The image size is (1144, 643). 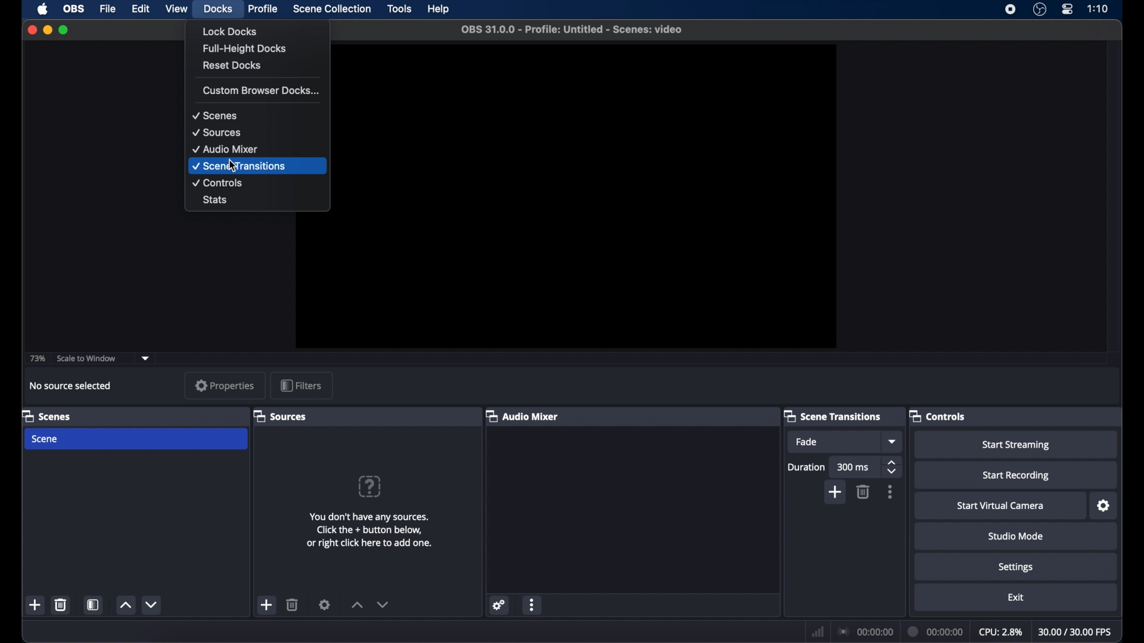 I want to click on file, so click(x=108, y=8).